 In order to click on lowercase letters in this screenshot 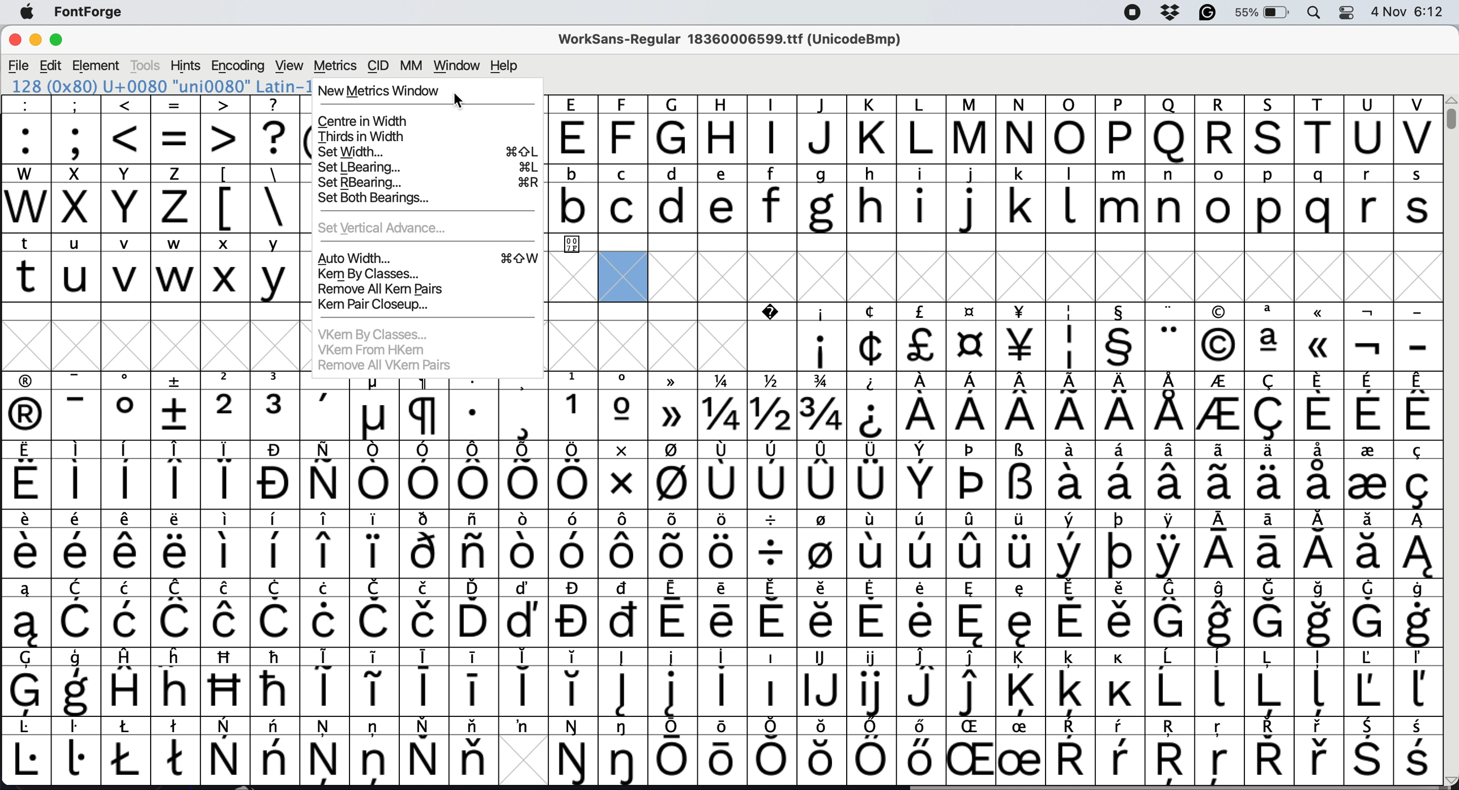, I will do `click(995, 172)`.